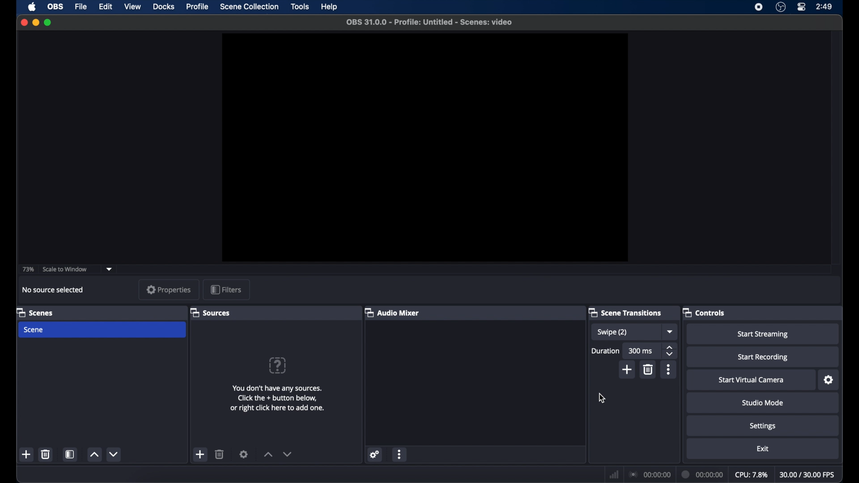 The image size is (859, 483). What do you see at coordinates (763, 449) in the screenshot?
I see `exit` at bounding box center [763, 449].